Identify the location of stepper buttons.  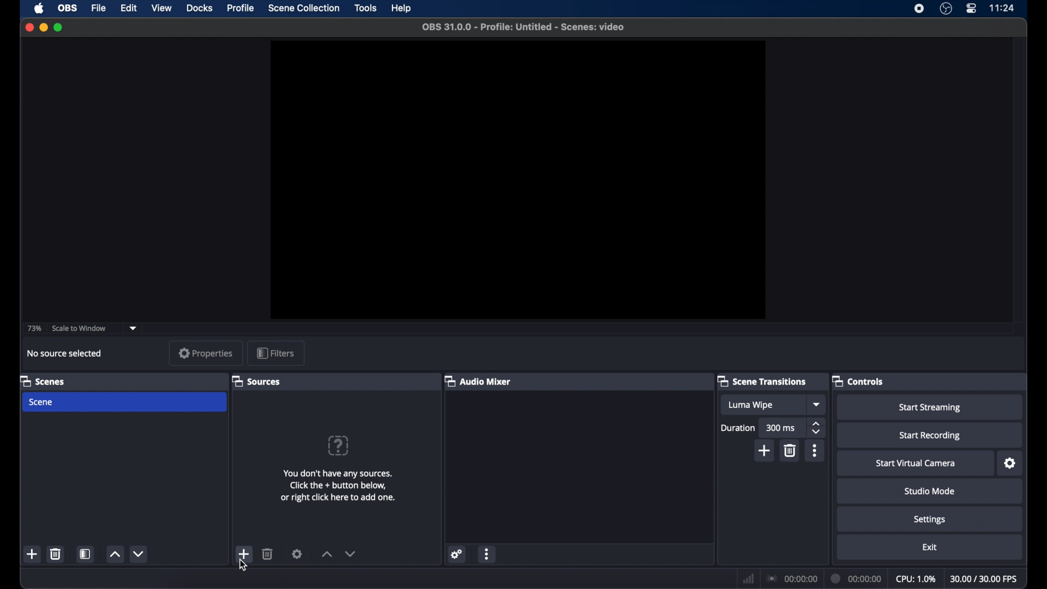
(817, 428).